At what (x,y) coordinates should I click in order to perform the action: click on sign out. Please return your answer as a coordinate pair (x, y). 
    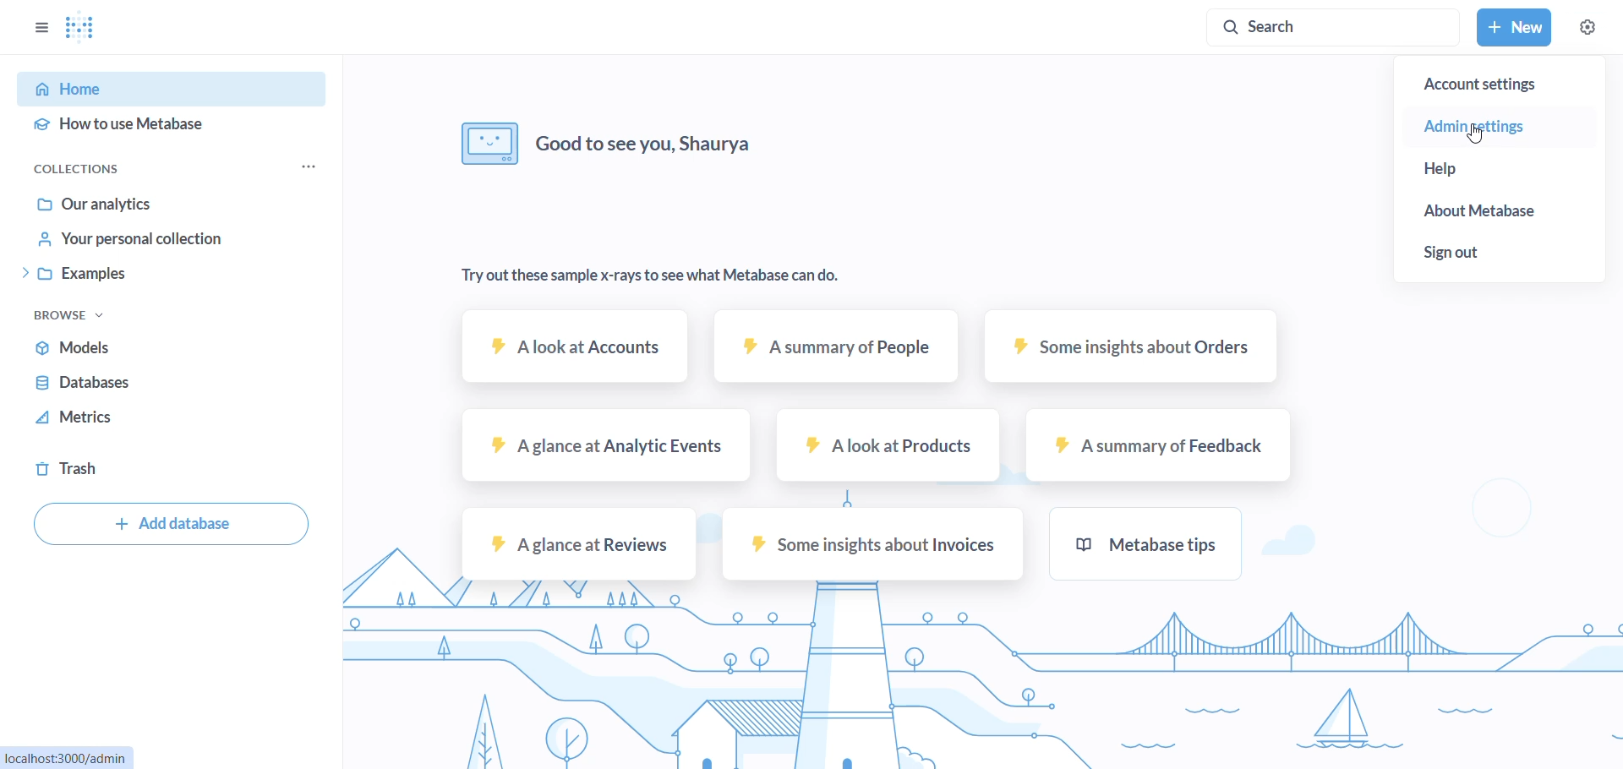
    Looking at the image, I should click on (1396, 252).